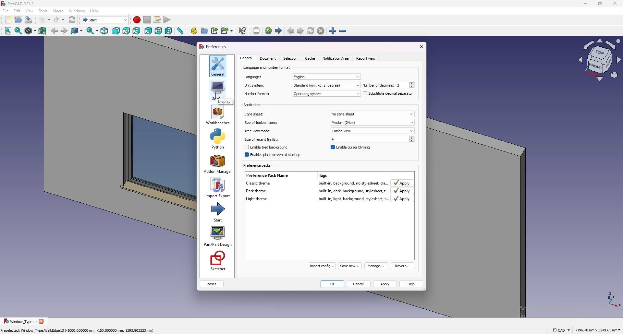 This screenshot has height=334, width=623. I want to click on view, so click(600, 61).